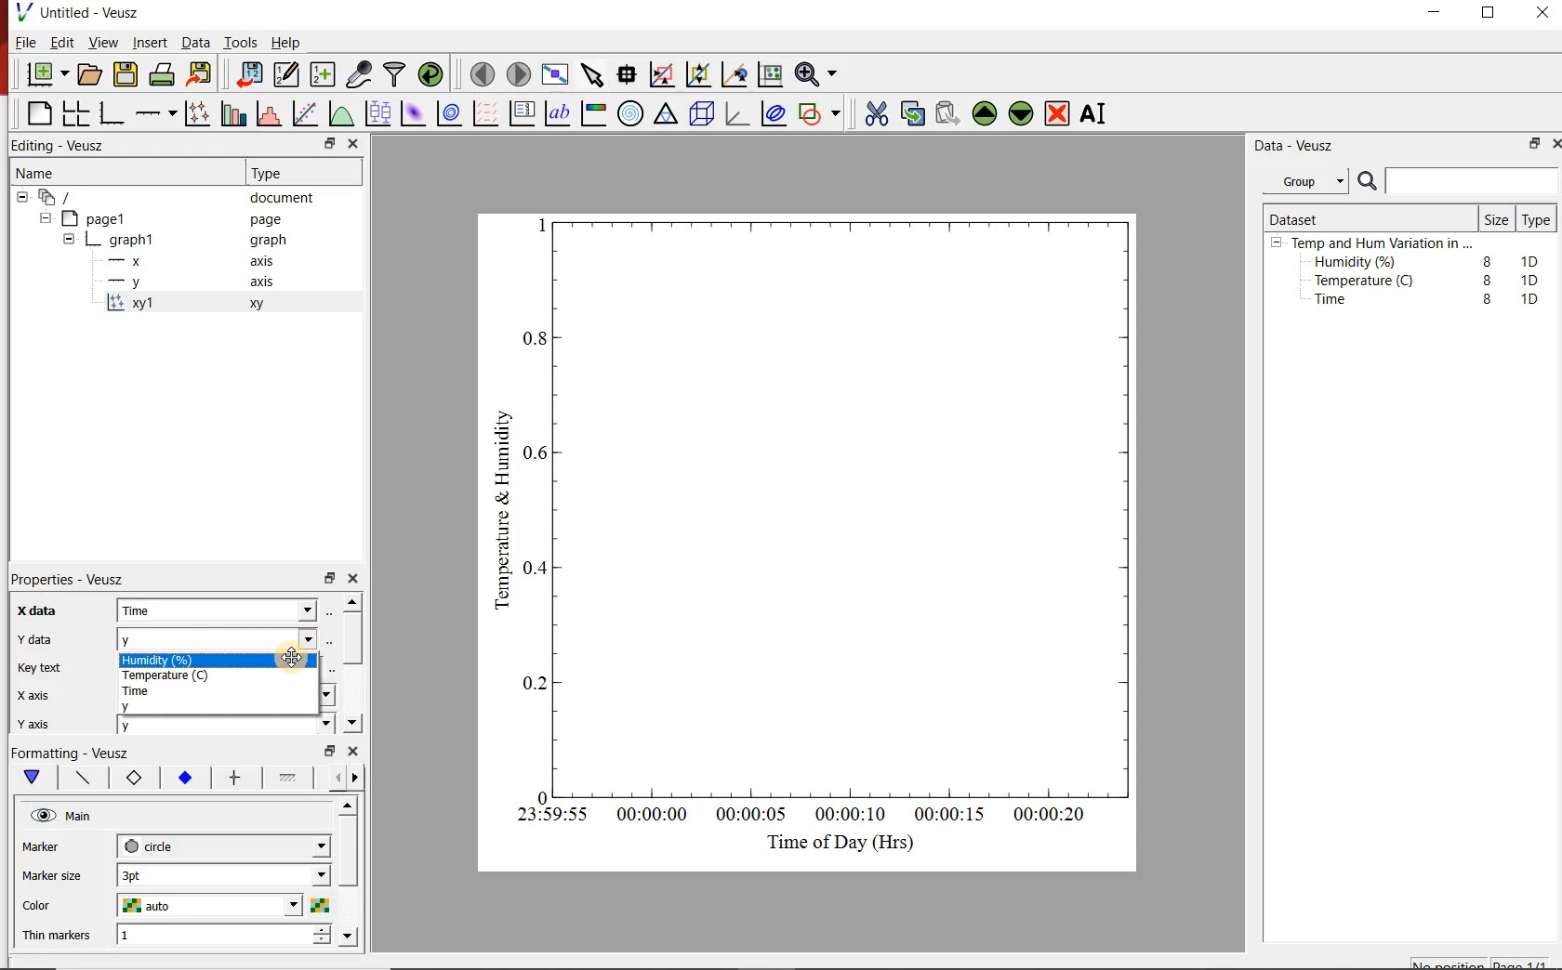 The image size is (1562, 970). What do you see at coordinates (1059, 113) in the screenshot?
I see `Remove the selected widget` at bounding box center [1059, 113].